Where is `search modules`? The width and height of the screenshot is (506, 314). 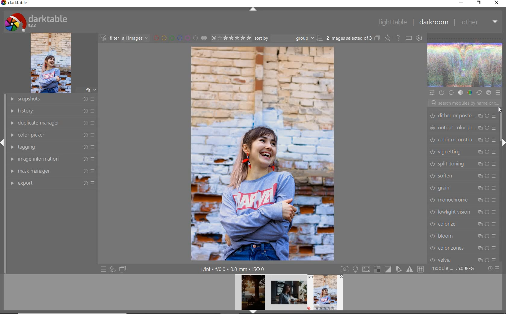 search modules is located at coordinates (463, 104).